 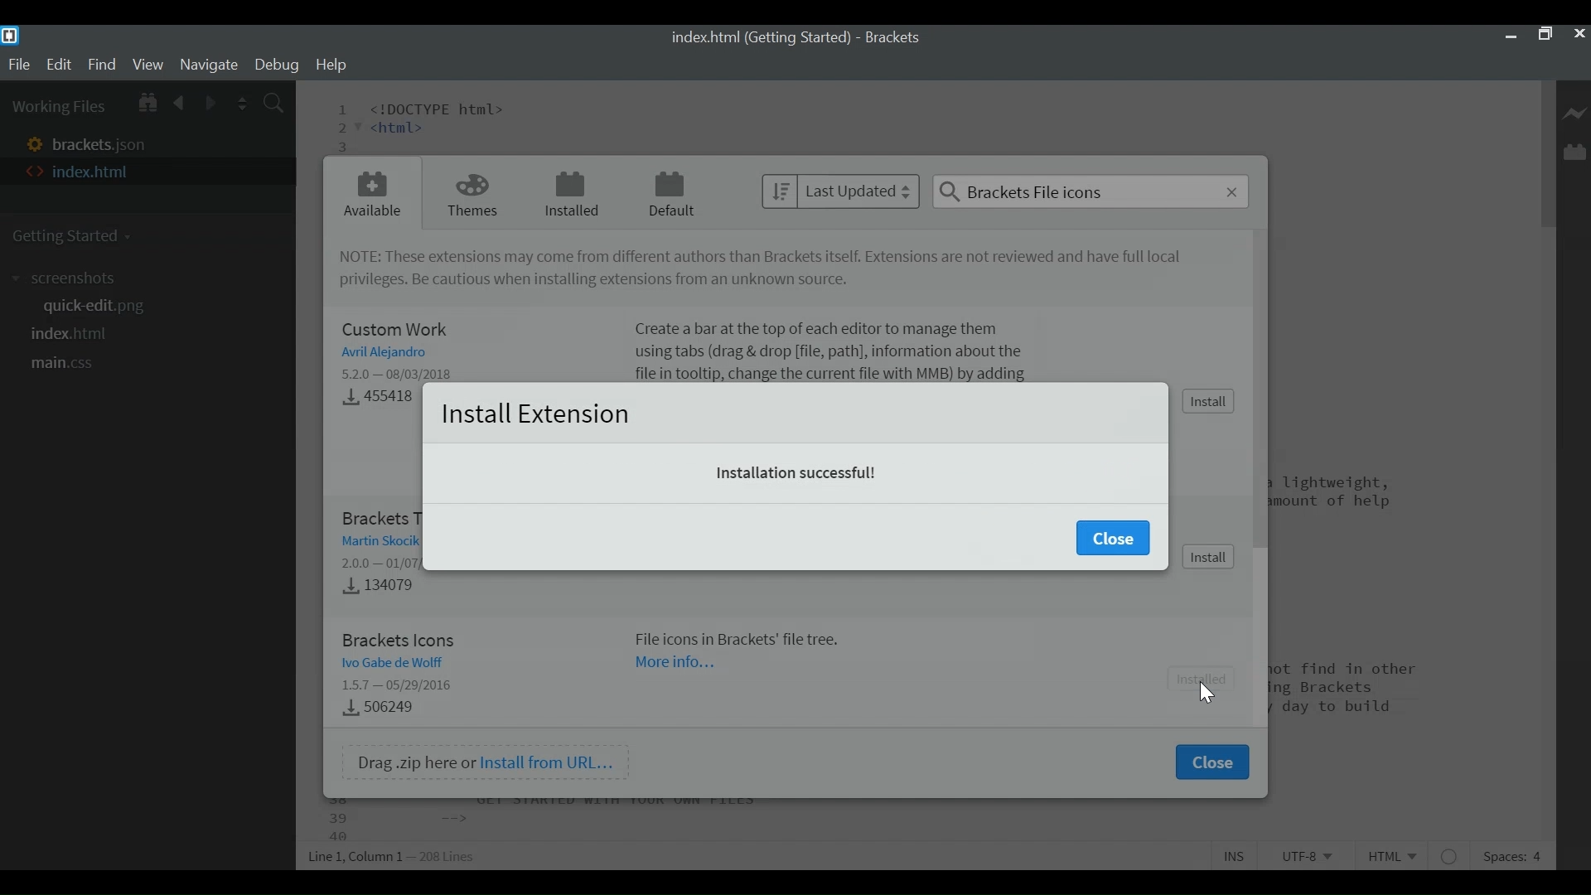 I want to click on Themes, so click(x=473, y=193).